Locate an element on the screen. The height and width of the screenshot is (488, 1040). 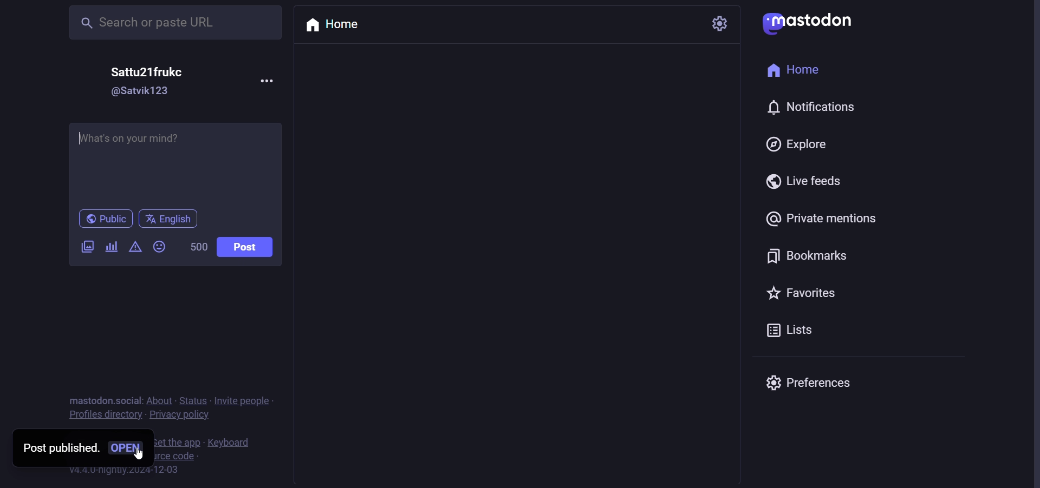
home is located at coordinates (331, 26).